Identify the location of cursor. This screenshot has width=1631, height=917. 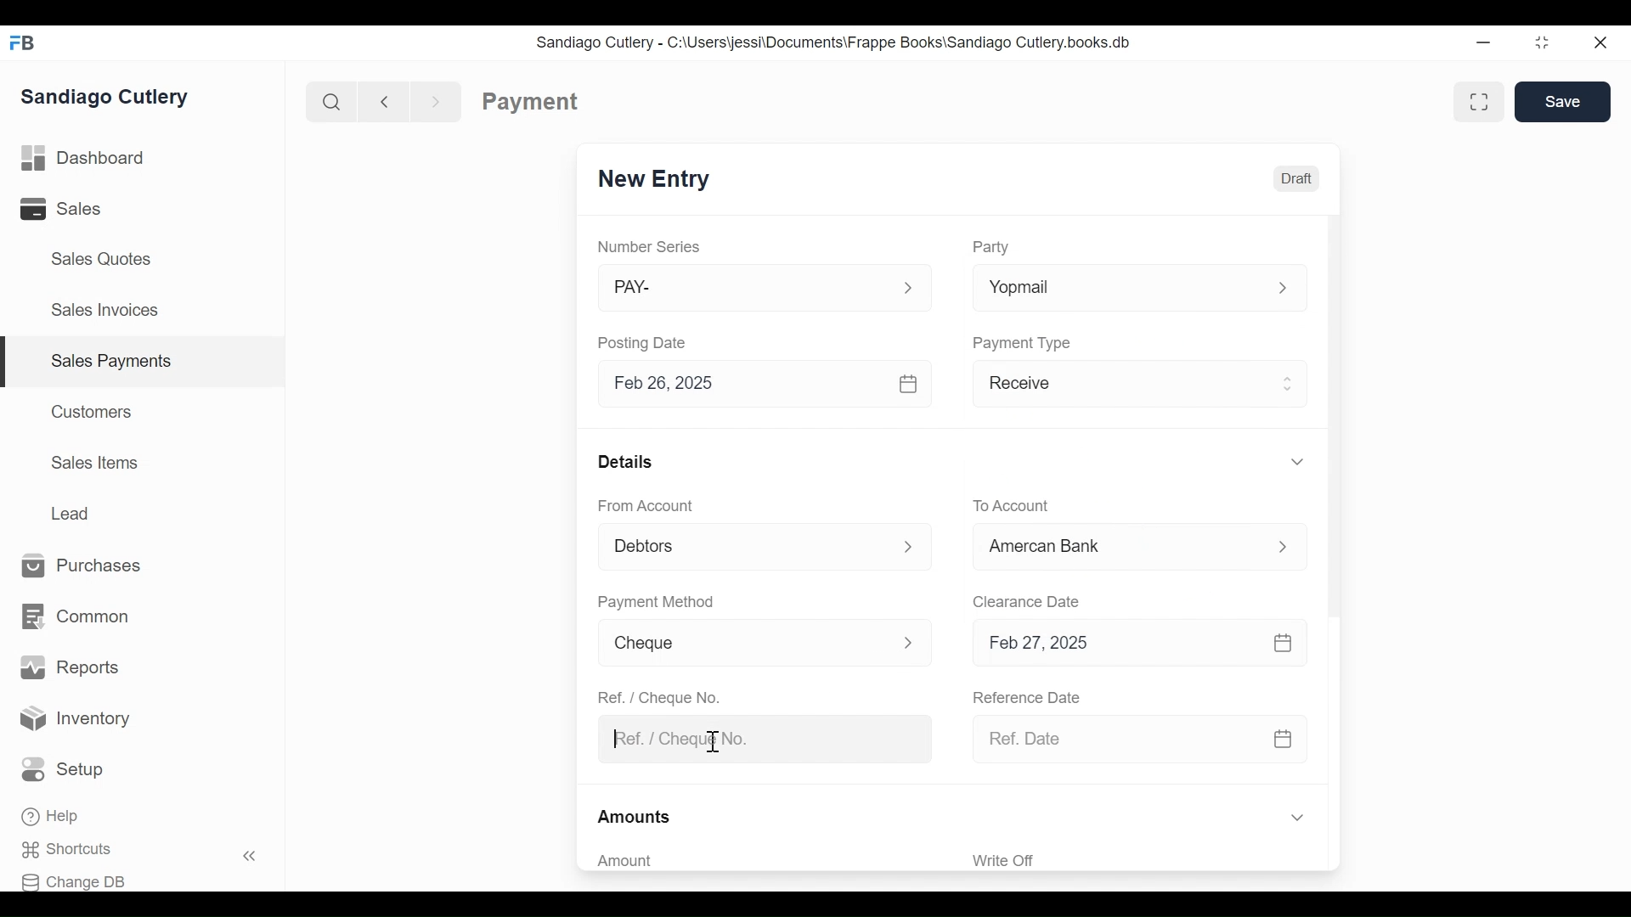
(717, 740).